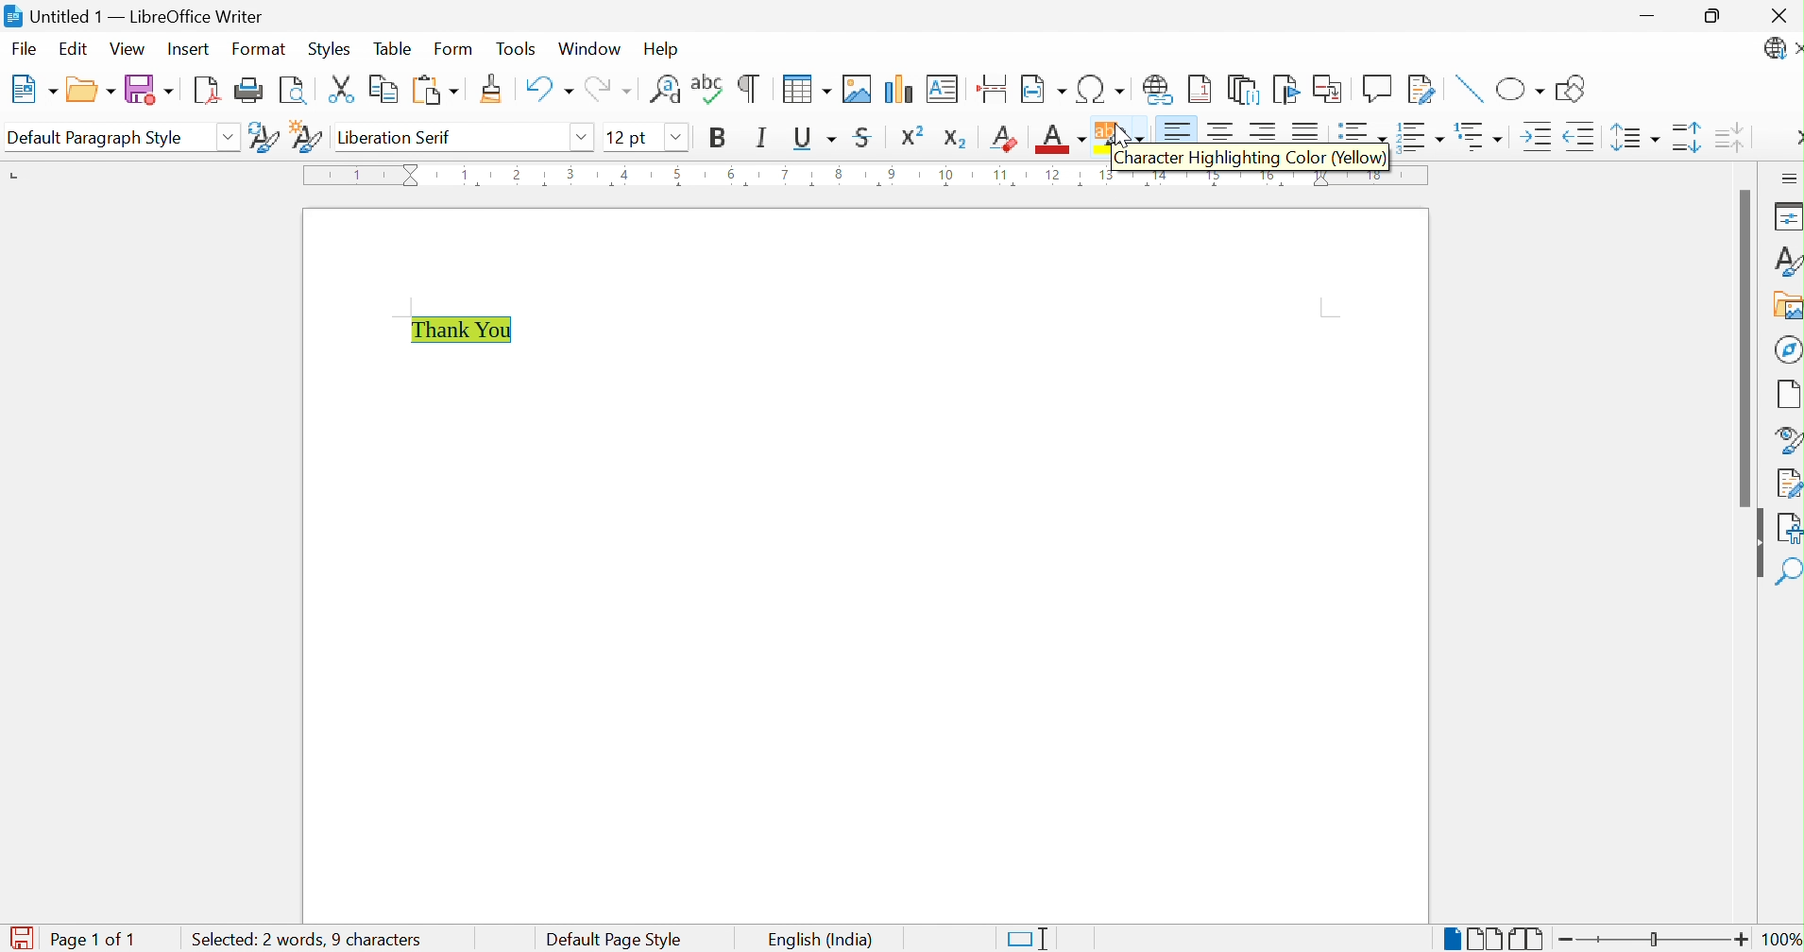  What do you see at coordinates (1312, 129) in the screenshot?
I see `Justified` at bounding box center [1312, 129].